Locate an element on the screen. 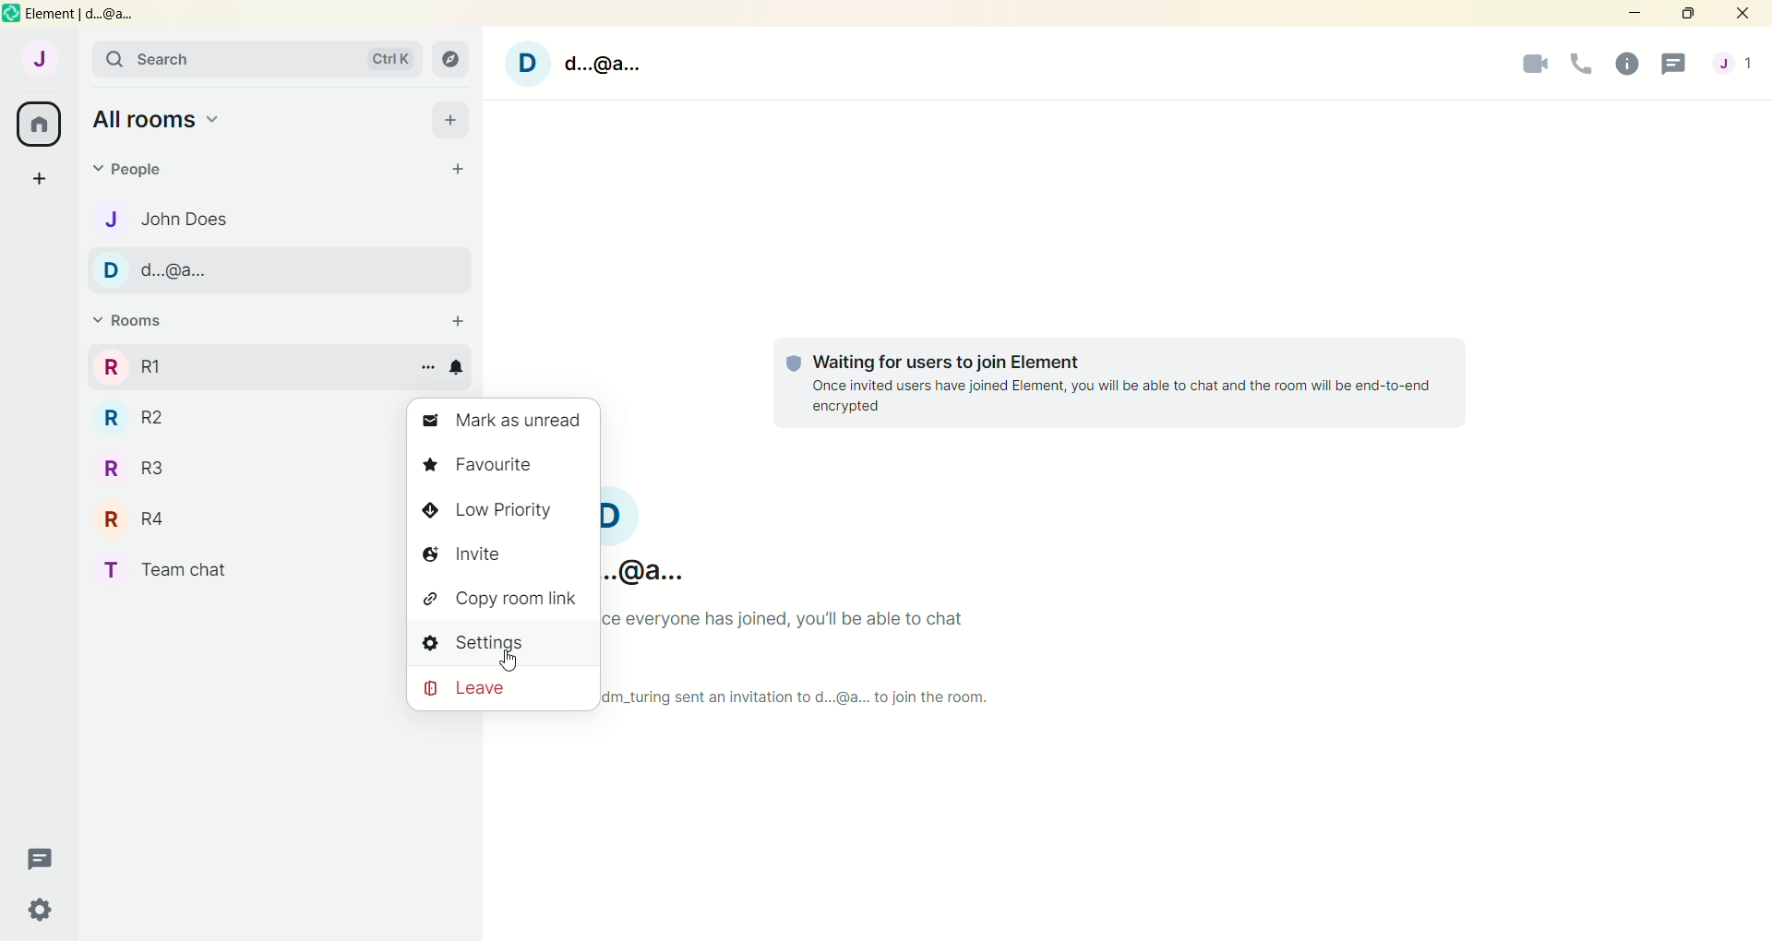 Image resolution: width=1772 pixels, height=941 pixels. favourite is located at coordinates (479, 468).